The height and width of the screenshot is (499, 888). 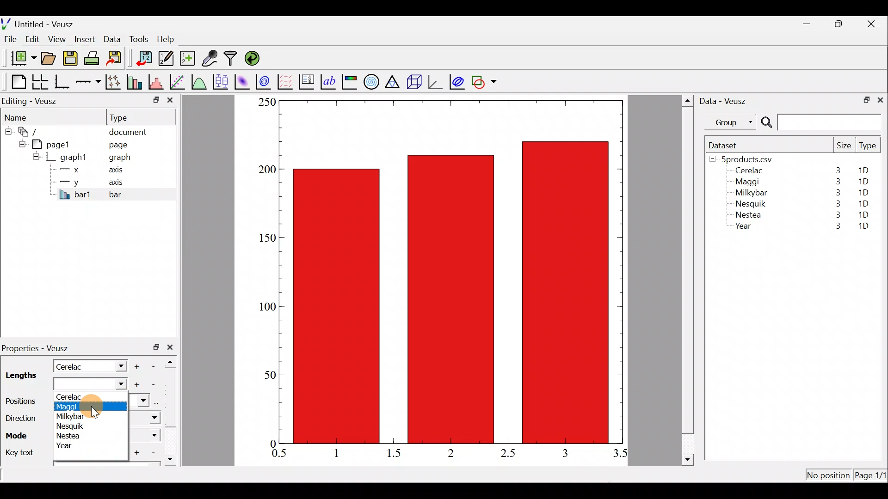 I want to click on Properties - Veusz, so click(x=39, y=348).